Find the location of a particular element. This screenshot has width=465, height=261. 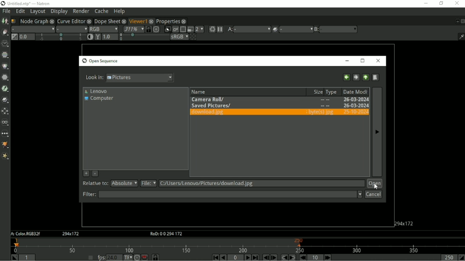

Views is located at coordinates (5, 122).